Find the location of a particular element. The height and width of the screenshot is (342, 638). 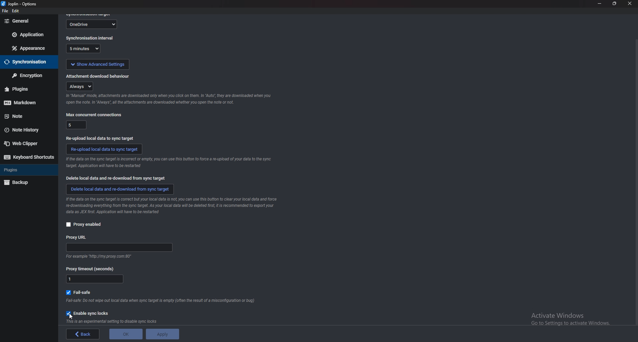

plugins is located at coordinates (24, 89).